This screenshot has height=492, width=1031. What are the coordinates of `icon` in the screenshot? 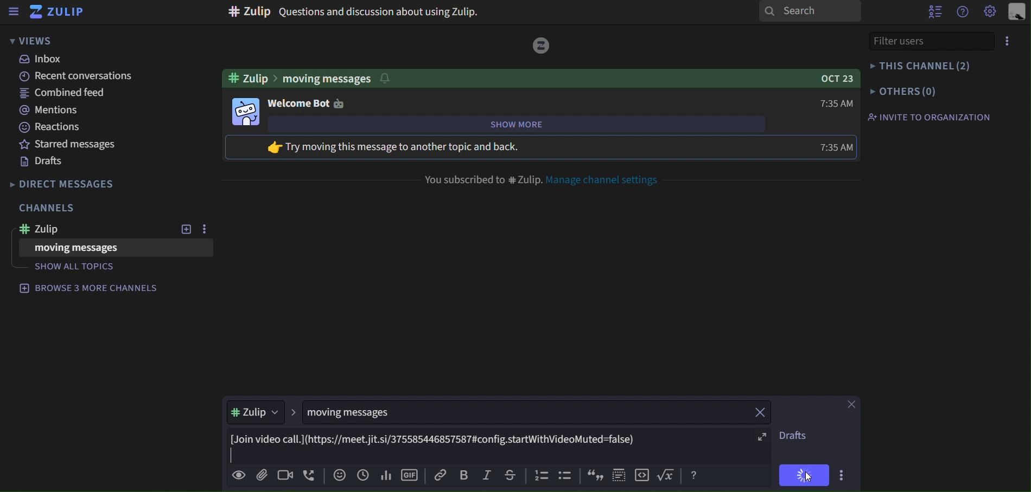 It's located at (619, 475).